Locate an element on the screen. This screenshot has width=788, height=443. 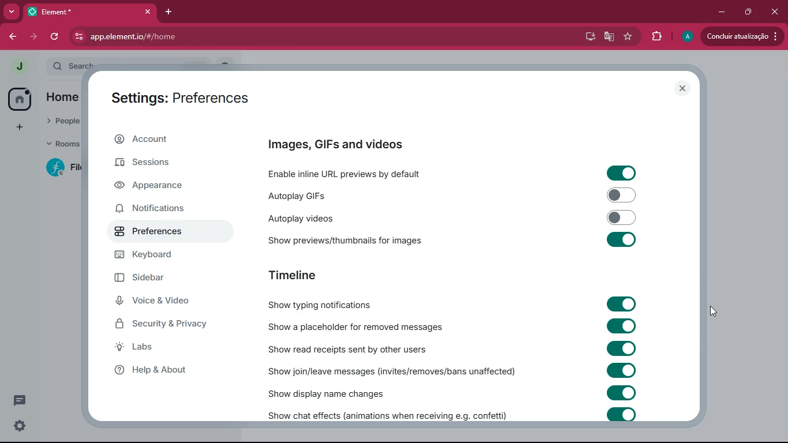
close tab is located at coordinates (148, 12).